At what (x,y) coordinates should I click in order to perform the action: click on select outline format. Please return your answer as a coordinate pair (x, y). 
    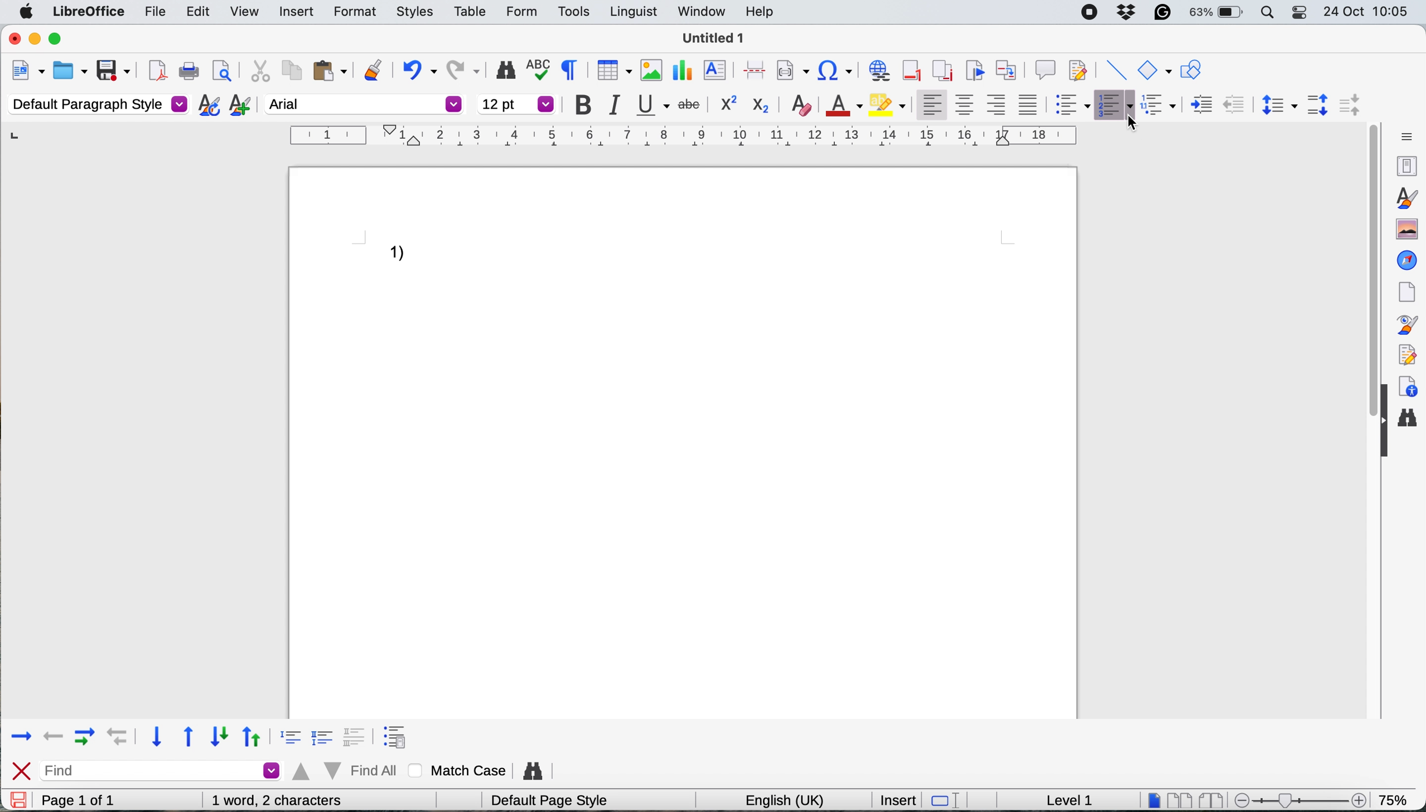
    Looking at the image, I should click on (1163, 104).